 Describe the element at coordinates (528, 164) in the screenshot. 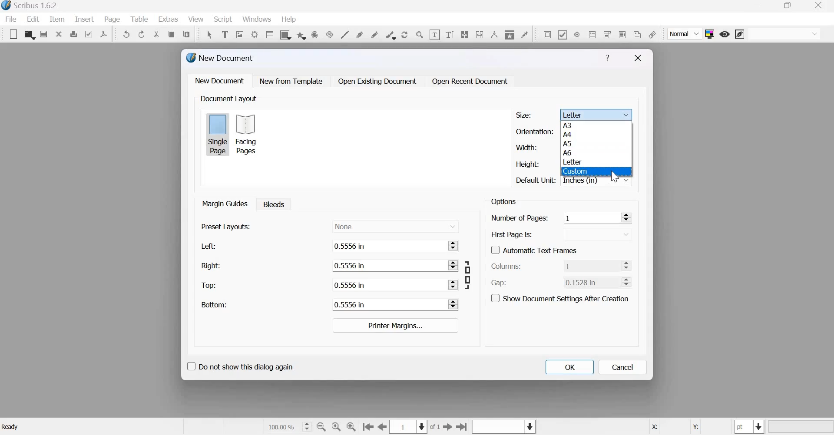

I see `Height:` at that location.